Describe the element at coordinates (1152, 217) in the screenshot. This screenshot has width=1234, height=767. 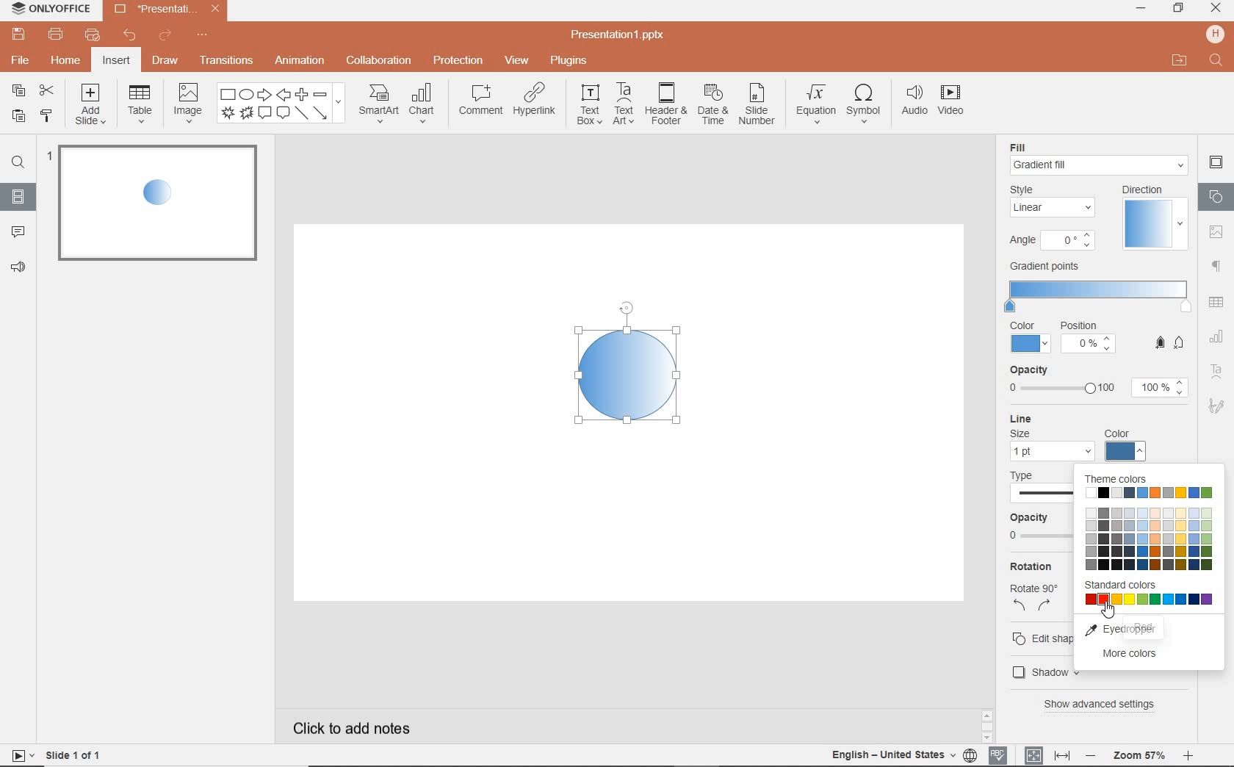
I see `direction` at that location.